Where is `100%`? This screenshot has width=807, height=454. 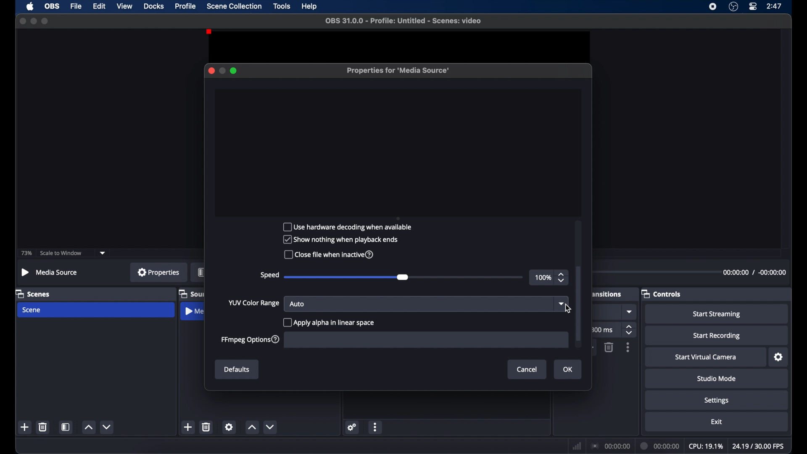 100% is located at coordinates (543, 278).